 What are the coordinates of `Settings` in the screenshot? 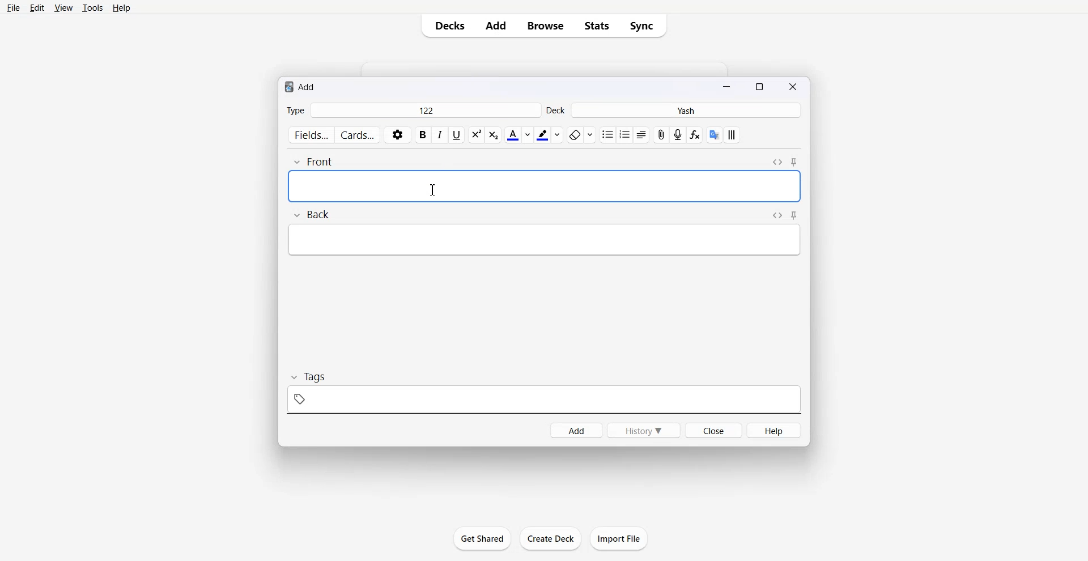 It's located at (398, 135).